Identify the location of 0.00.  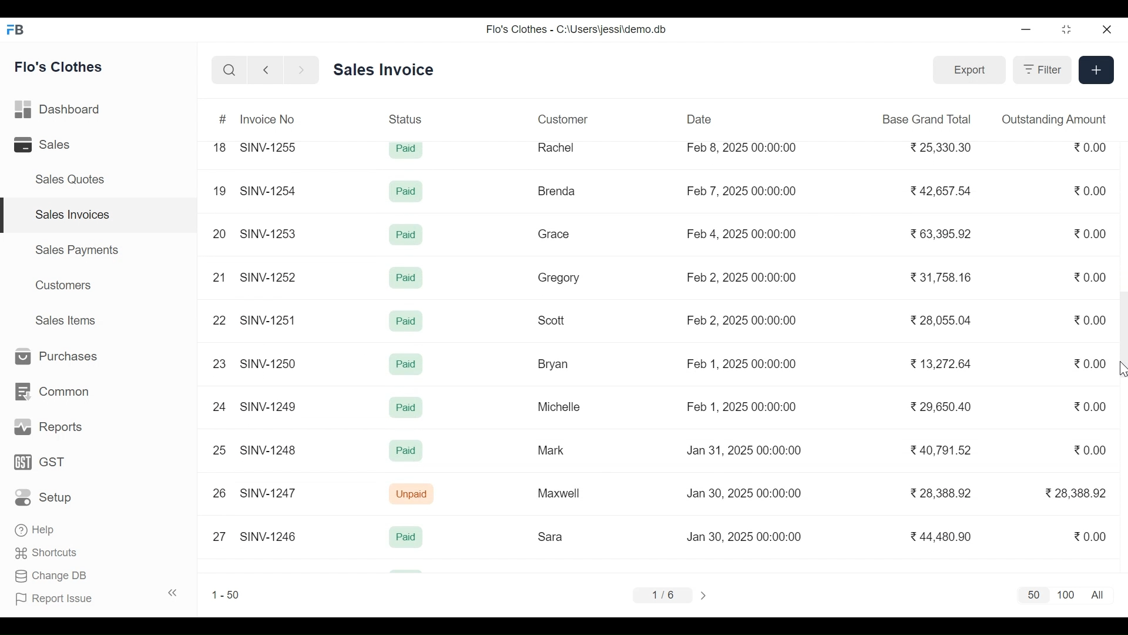
(1092, 535).